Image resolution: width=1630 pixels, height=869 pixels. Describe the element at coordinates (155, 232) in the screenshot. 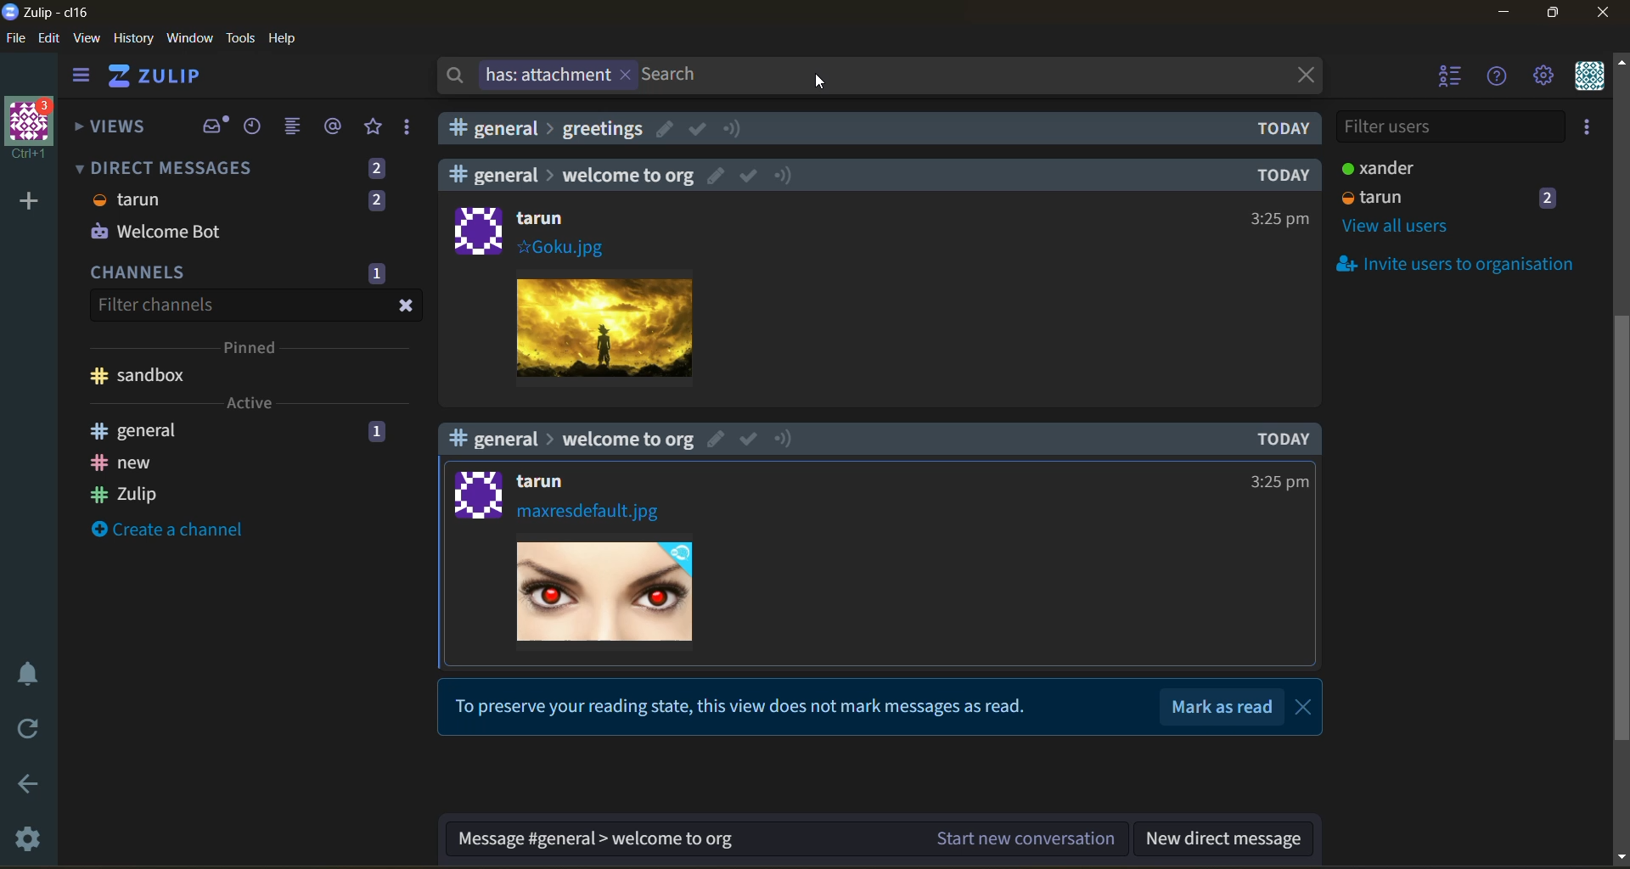

I see `Welcome Bot` at that location.